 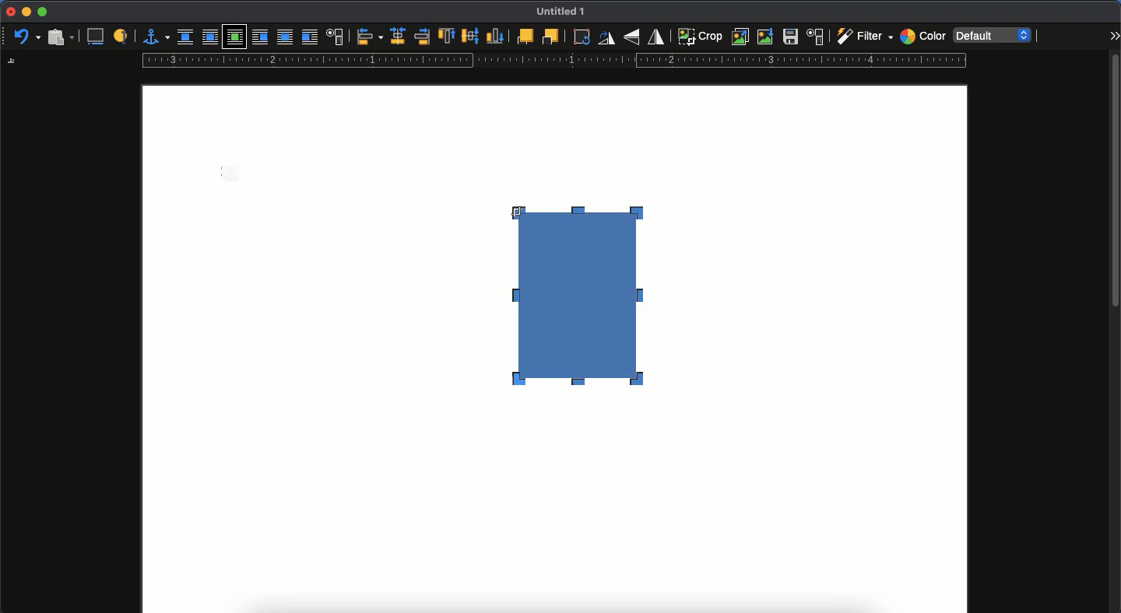 What do you see at coordinates (370, 37) in the screenshot?
I see `align objects` at bounding box center [370, 37].